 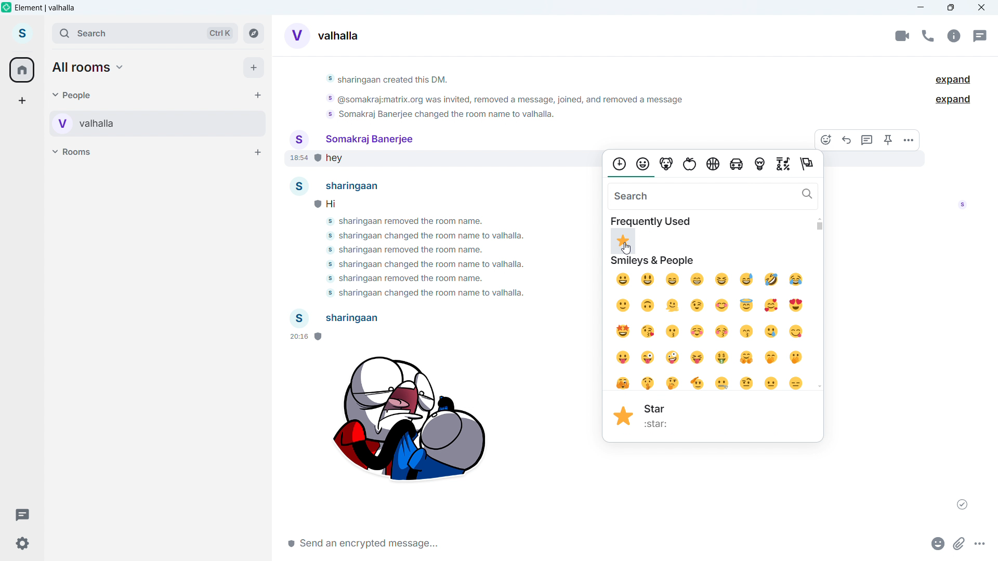 What do you see at coordinates (648, 358) in the screenshot?
I see `winking face with tongue` at bounding box center [648, 358].